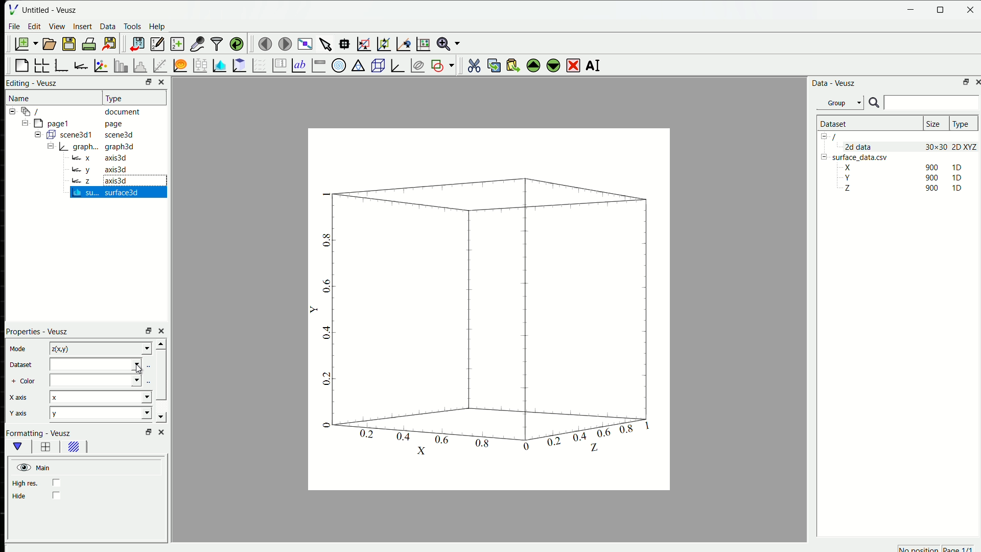 This screenshot has height=552, width=981. Describe the element at coordinates (38, 332) in the screenshot. I see `Properties - Veusz` at that location.